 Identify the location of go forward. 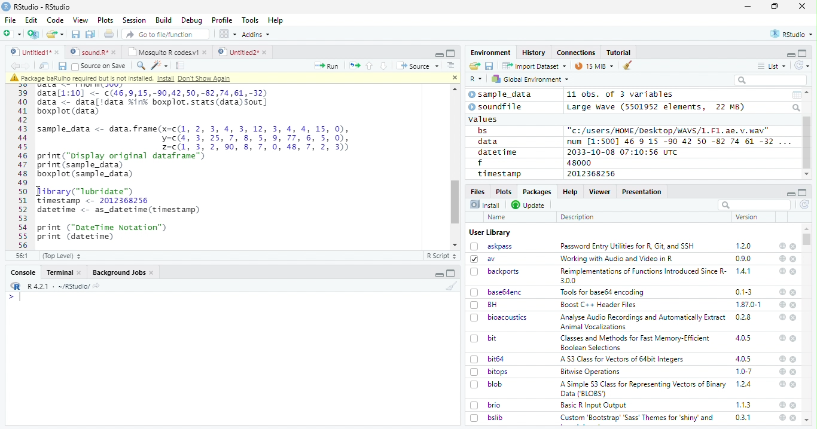
(29, 66).